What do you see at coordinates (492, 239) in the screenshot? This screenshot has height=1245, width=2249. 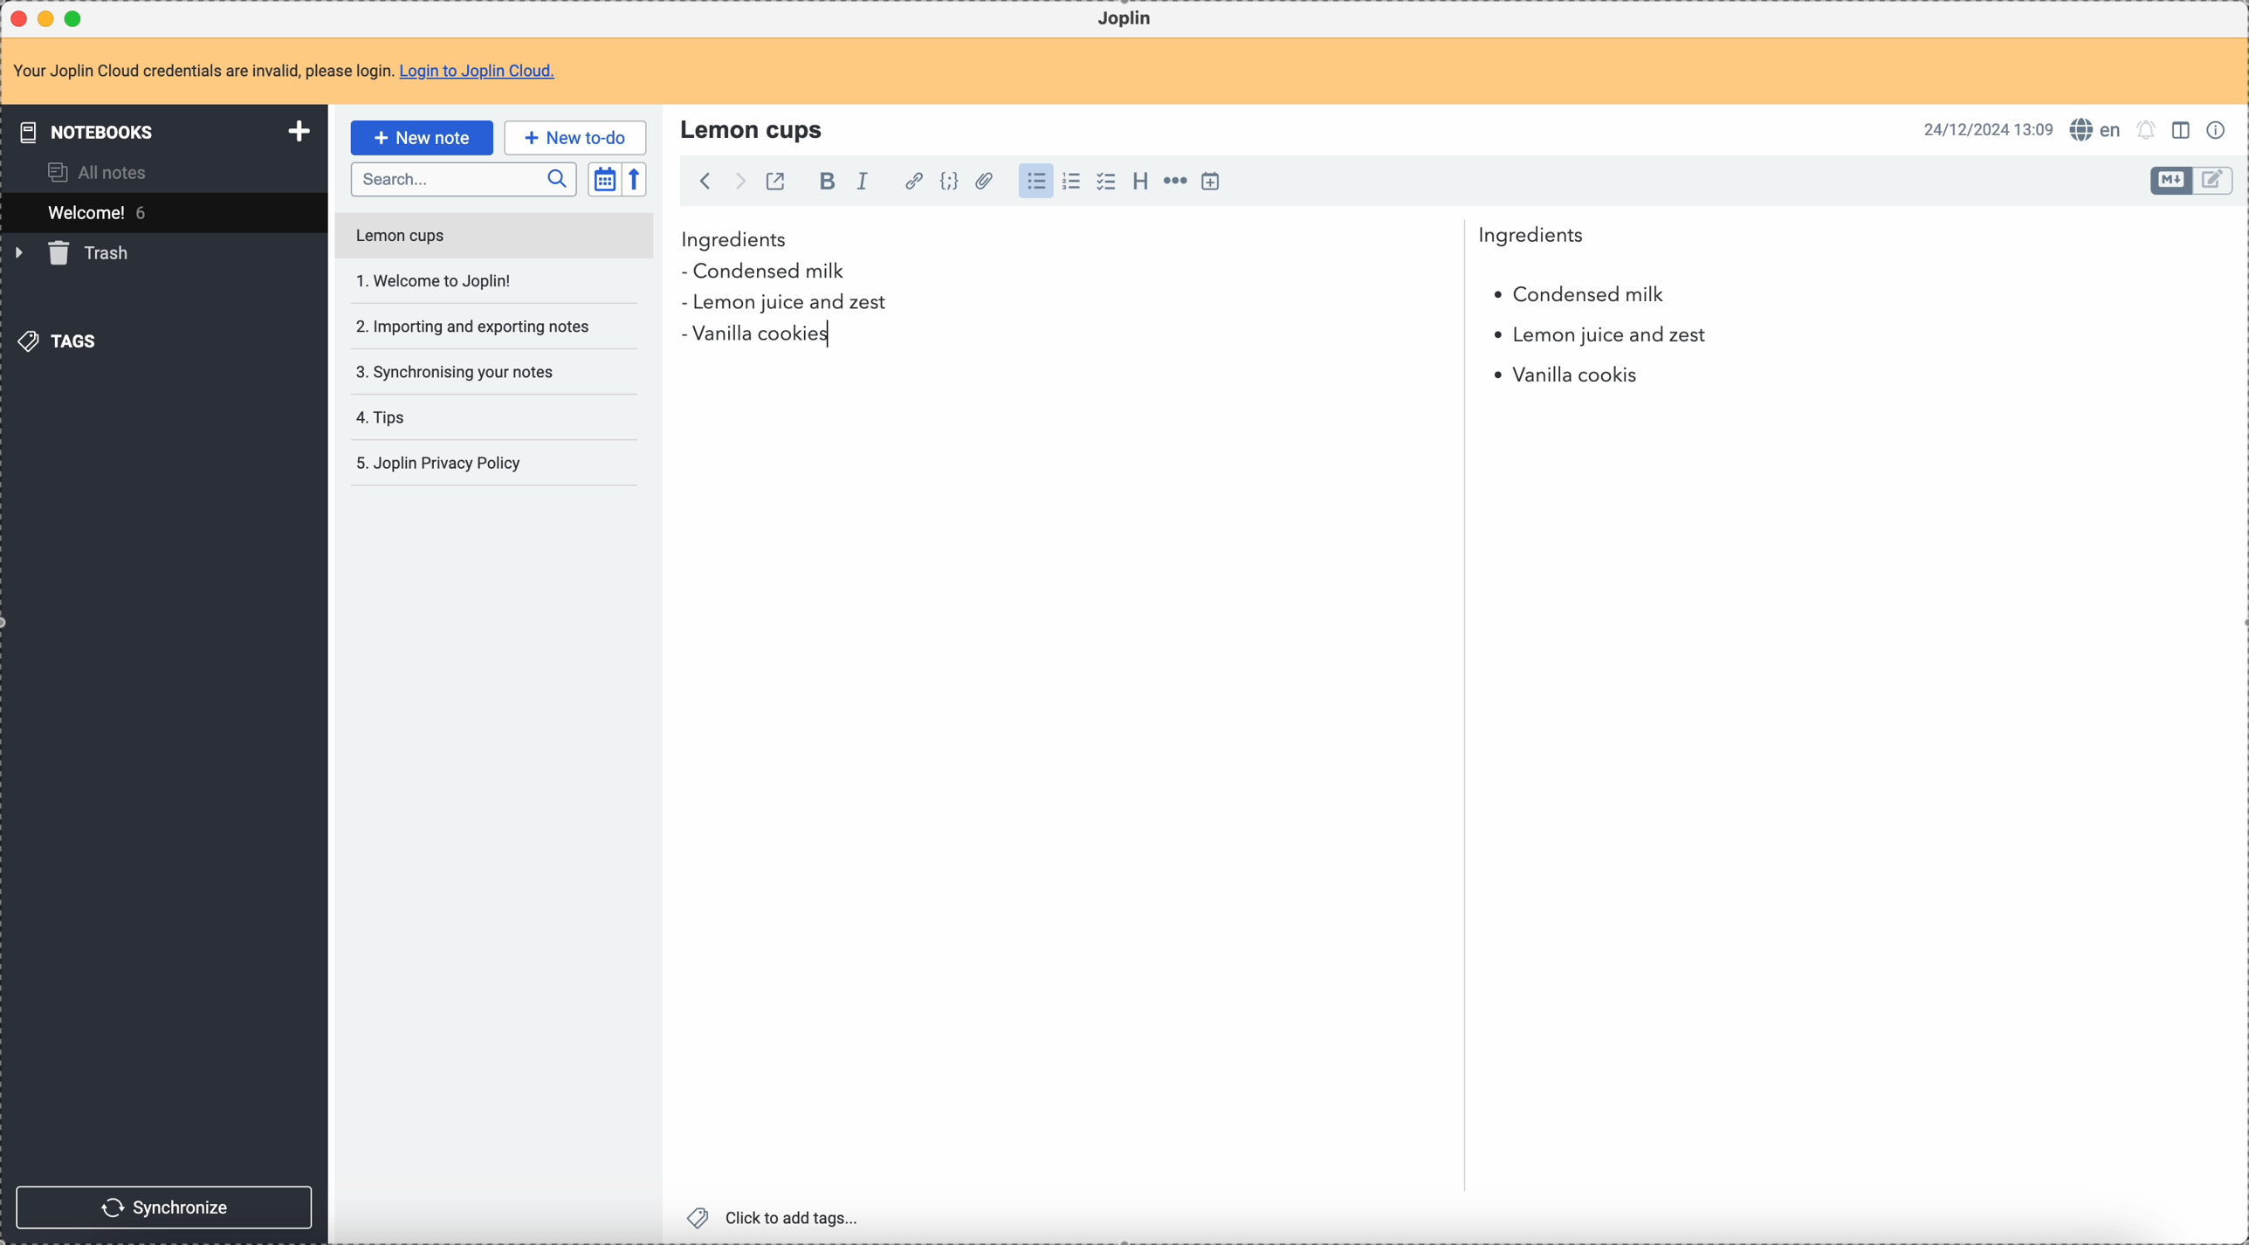 I see `lemon cups` at bounding box center [492, 239].